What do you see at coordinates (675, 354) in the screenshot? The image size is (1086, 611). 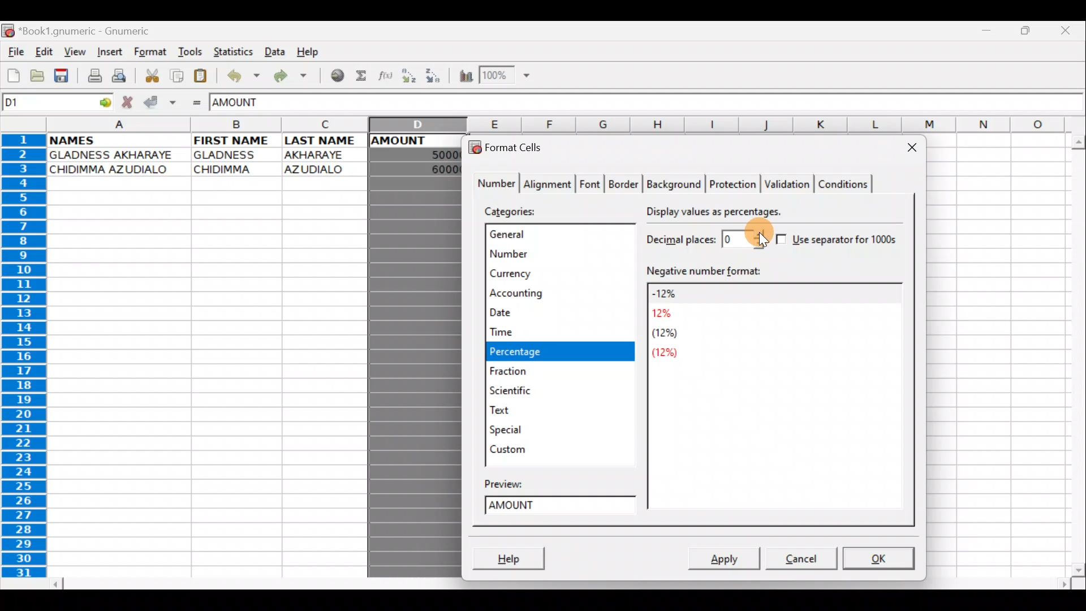 I see `(12%)` at bounding box center [675, 354].